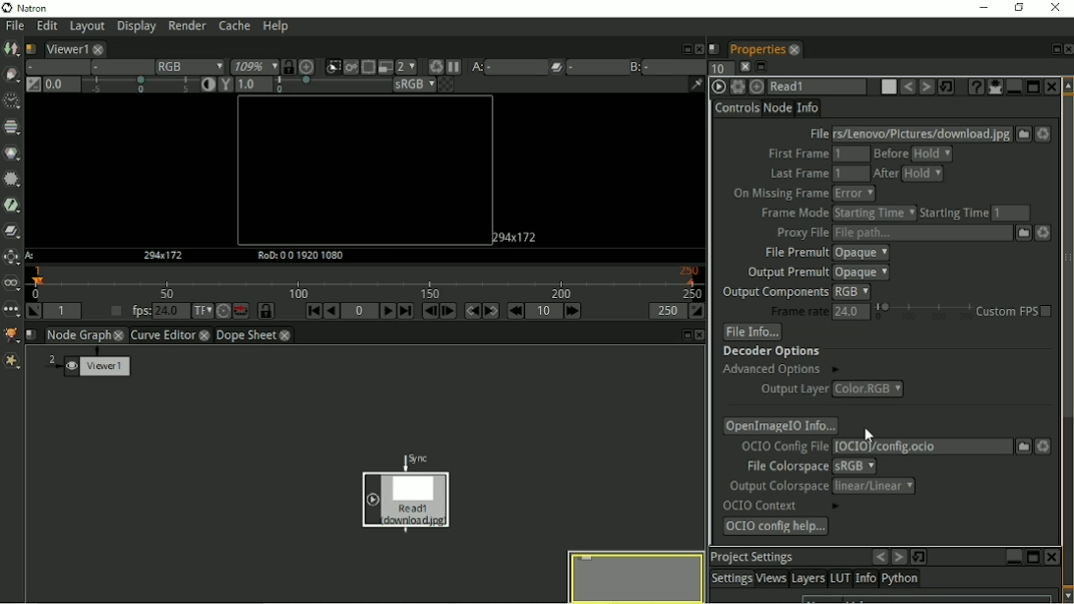 The height and width of the screenshot is (604, 1074). I want to click on Proxy mode, so click(381, 66).